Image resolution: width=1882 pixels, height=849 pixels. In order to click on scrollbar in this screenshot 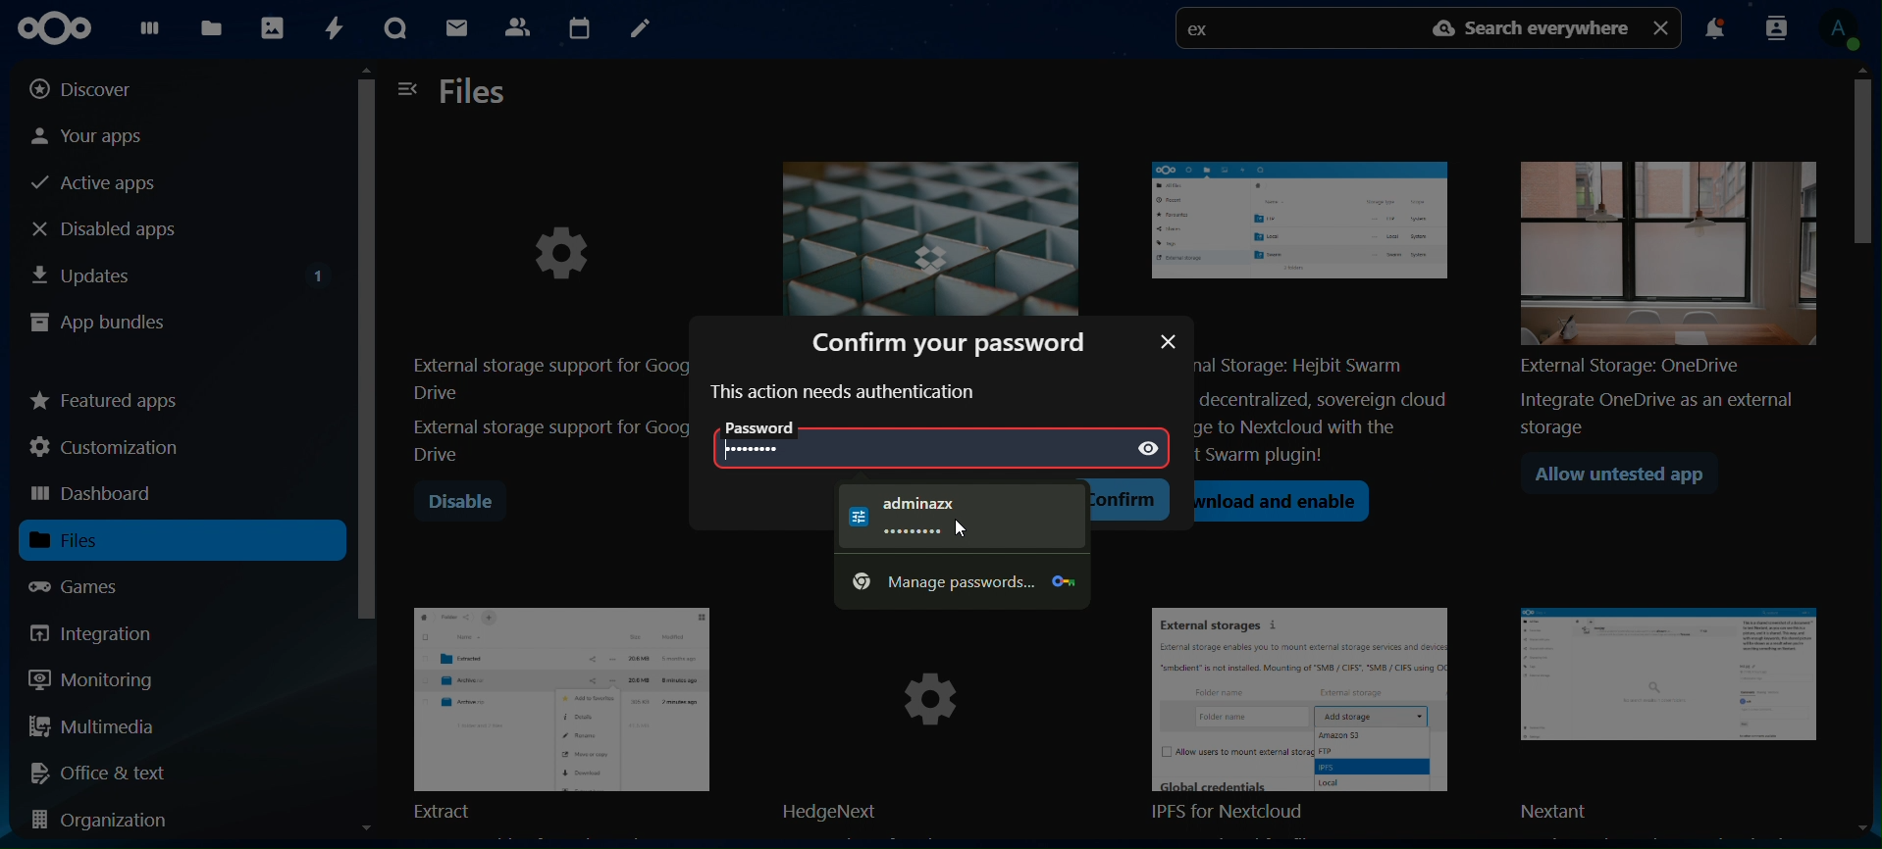, I will do `click(1864, 447)`.